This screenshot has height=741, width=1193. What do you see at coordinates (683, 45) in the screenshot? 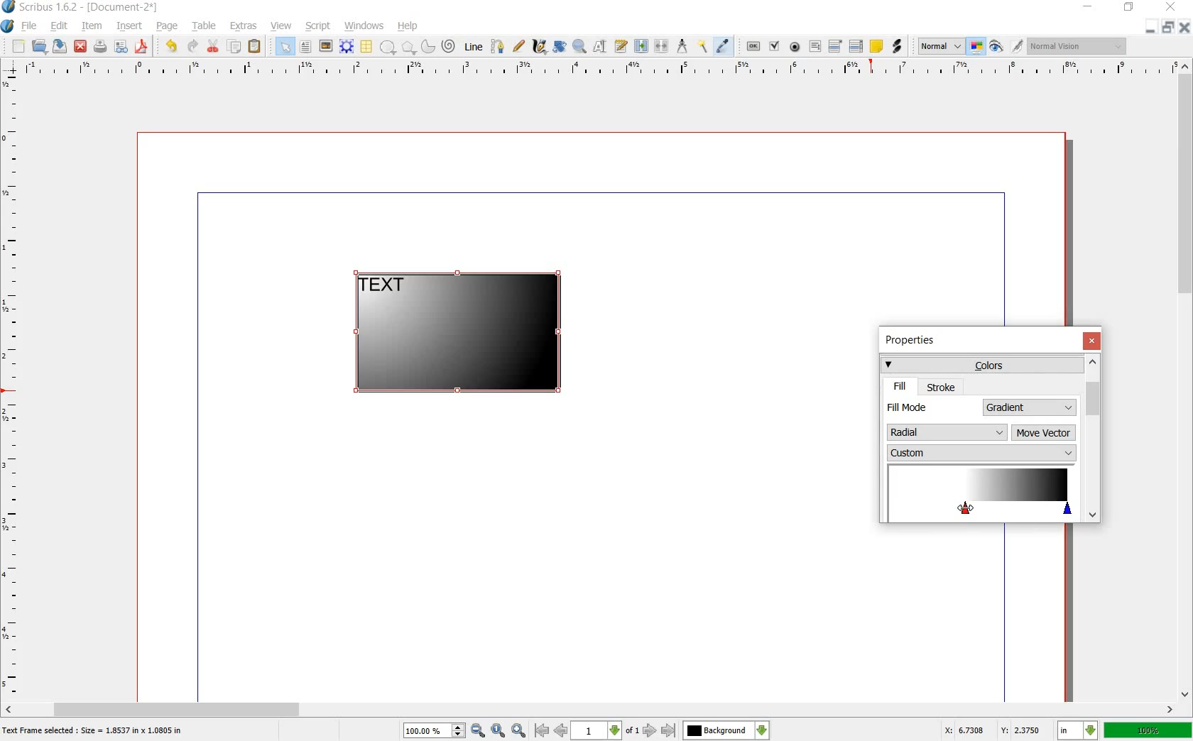
I see `measurement` at bounding box center [683, 45].